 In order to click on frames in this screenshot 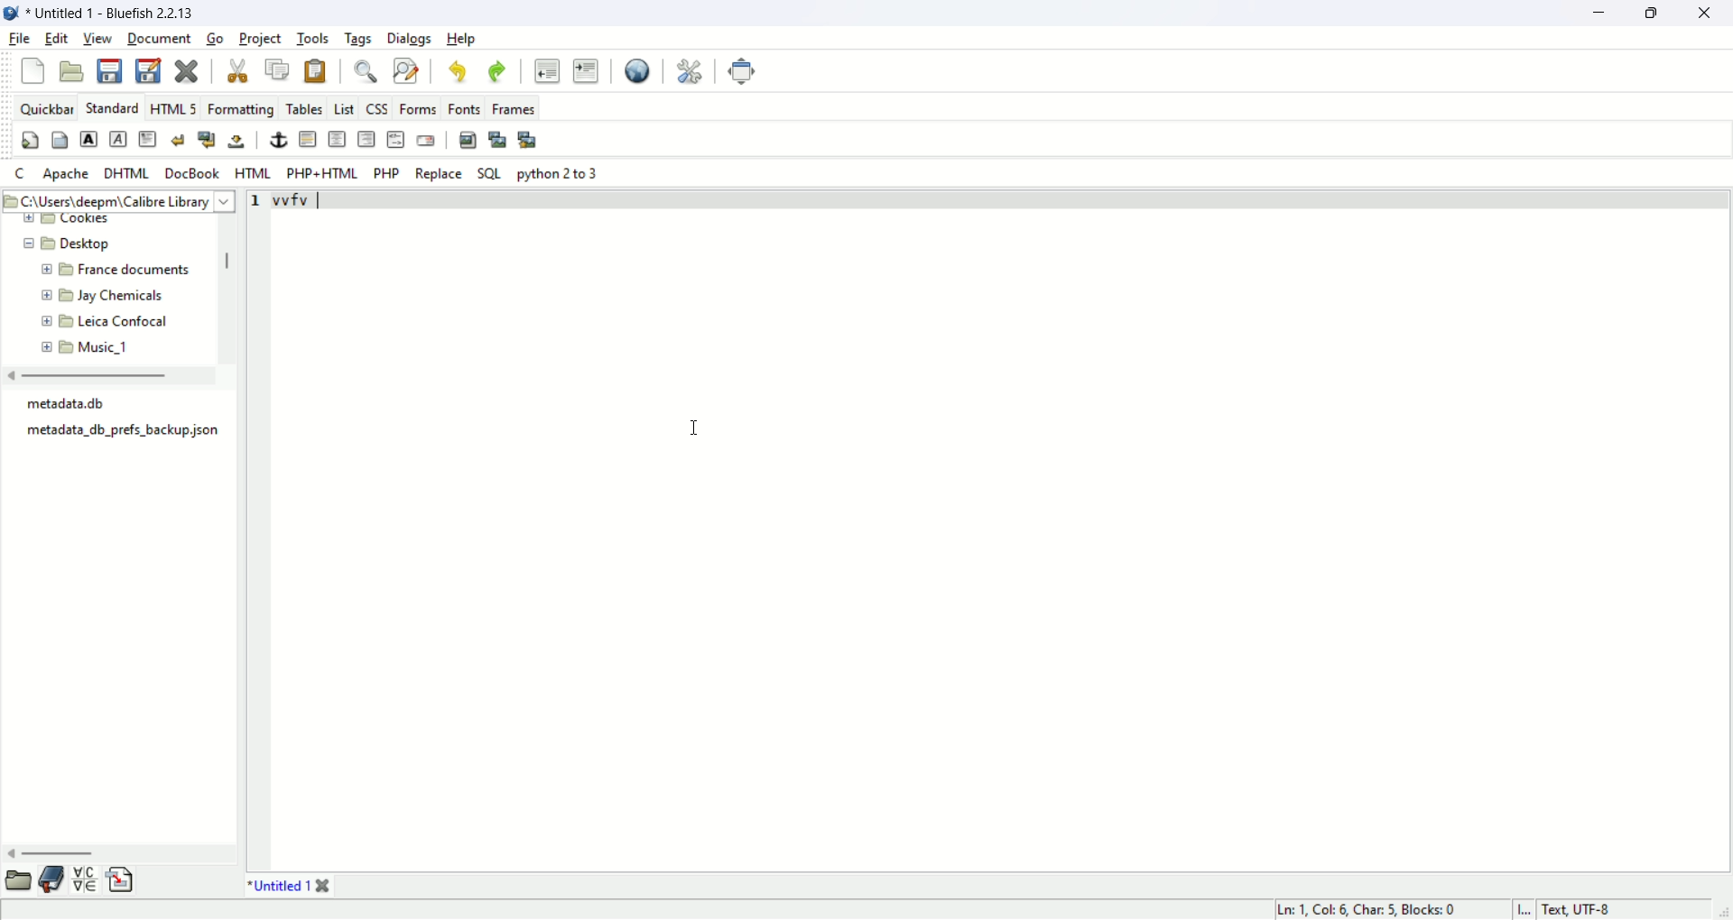, I will do `click(515, 108)`.